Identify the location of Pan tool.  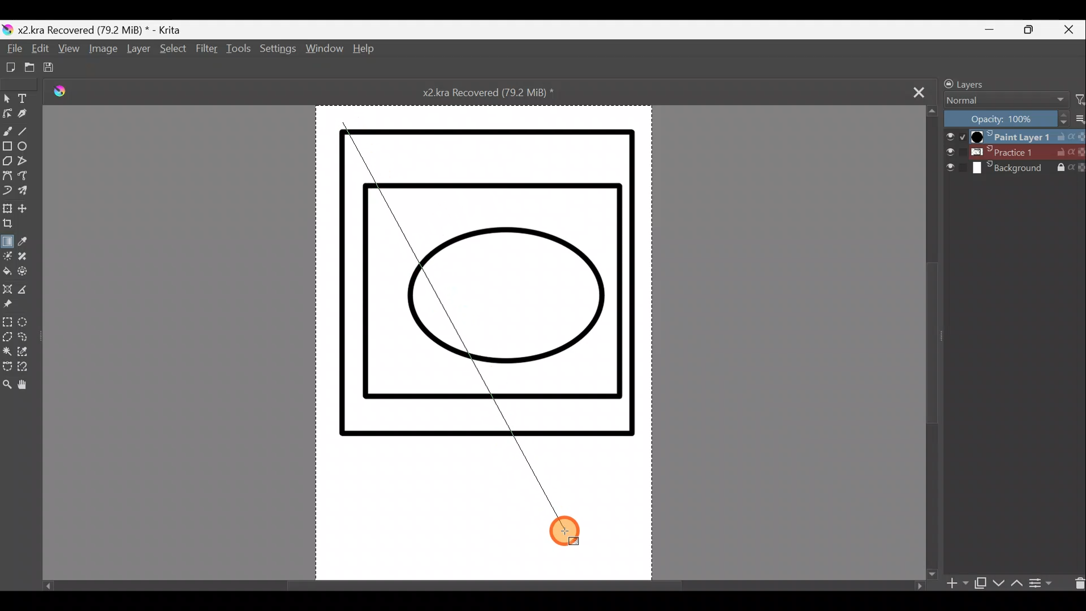
(26, 388).